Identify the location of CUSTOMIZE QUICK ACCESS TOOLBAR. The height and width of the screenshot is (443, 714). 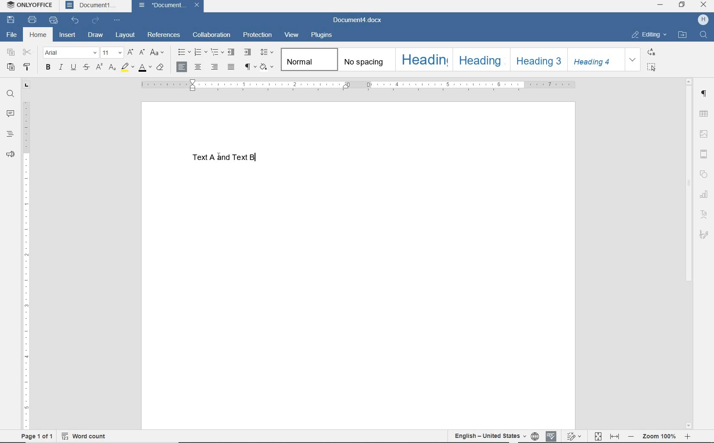
(118, 19).